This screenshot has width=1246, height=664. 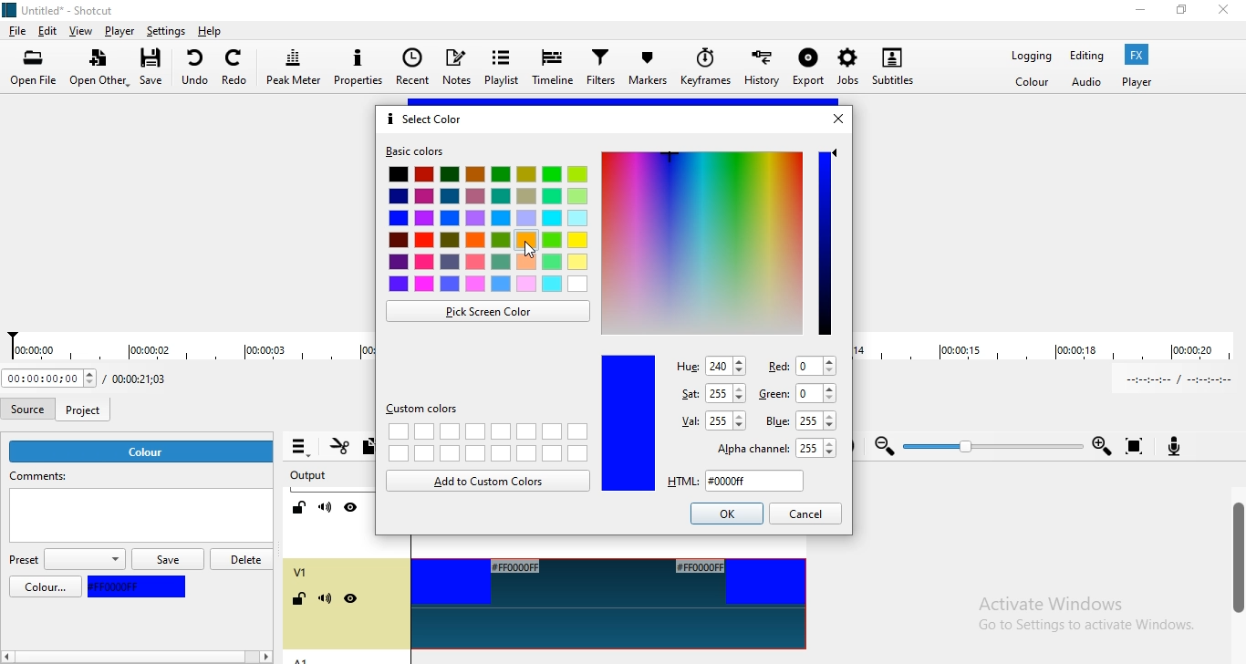 I want to click on Activate Windows
Go to Settings to activate Windows., so click(x=1083, y=617).